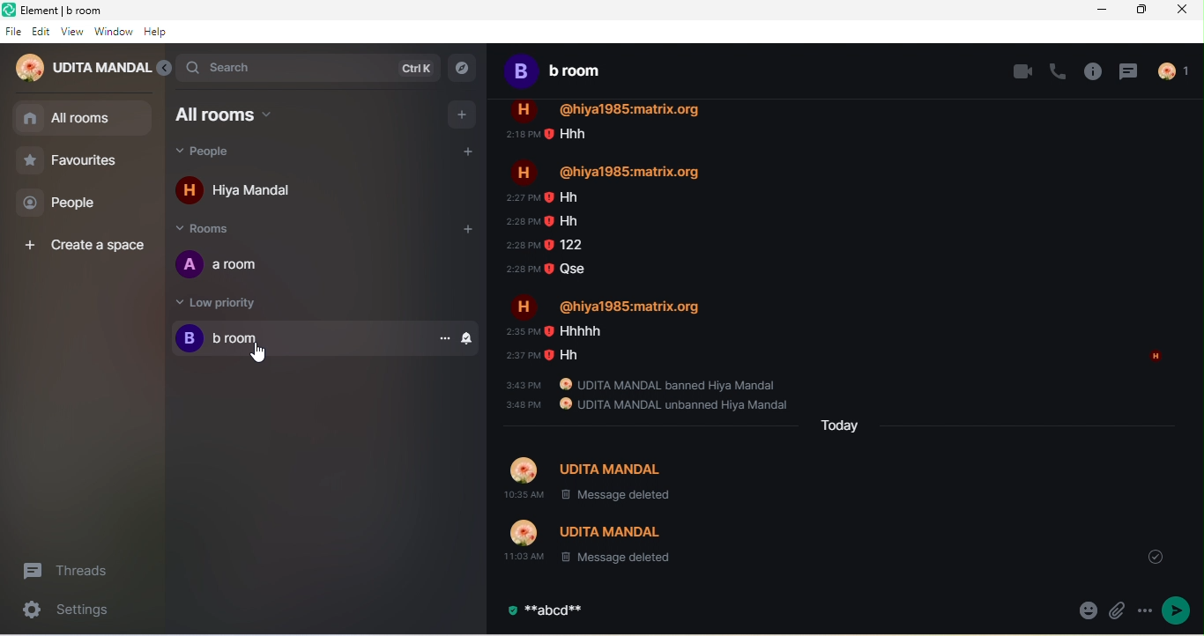 This screenshot has height=636, width=1204. I want to click on b room, so click(298, 339).